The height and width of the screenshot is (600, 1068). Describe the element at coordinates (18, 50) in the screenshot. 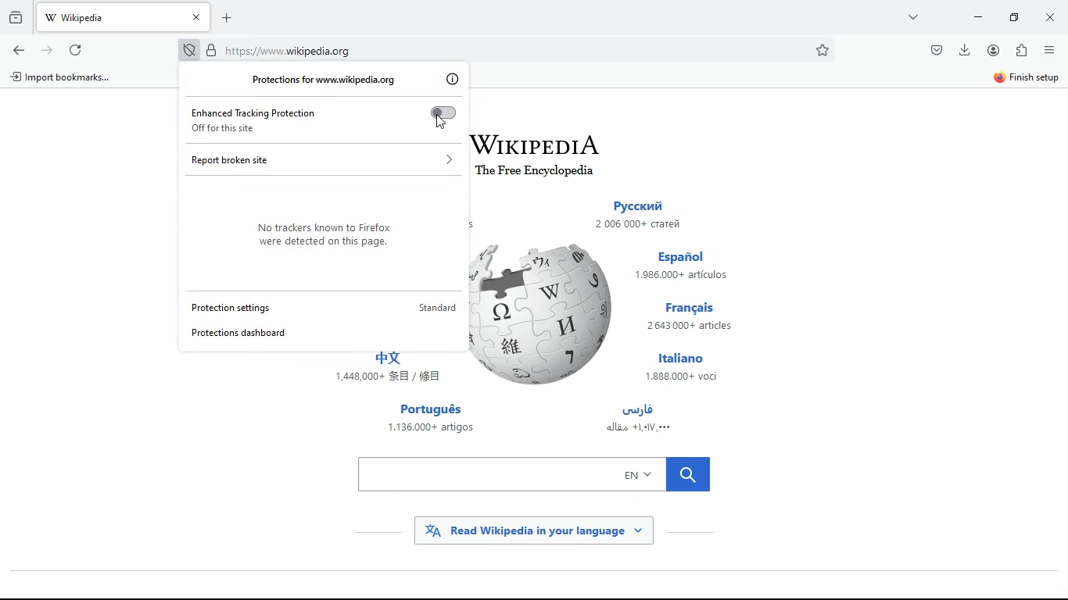

I see `back` at that location.